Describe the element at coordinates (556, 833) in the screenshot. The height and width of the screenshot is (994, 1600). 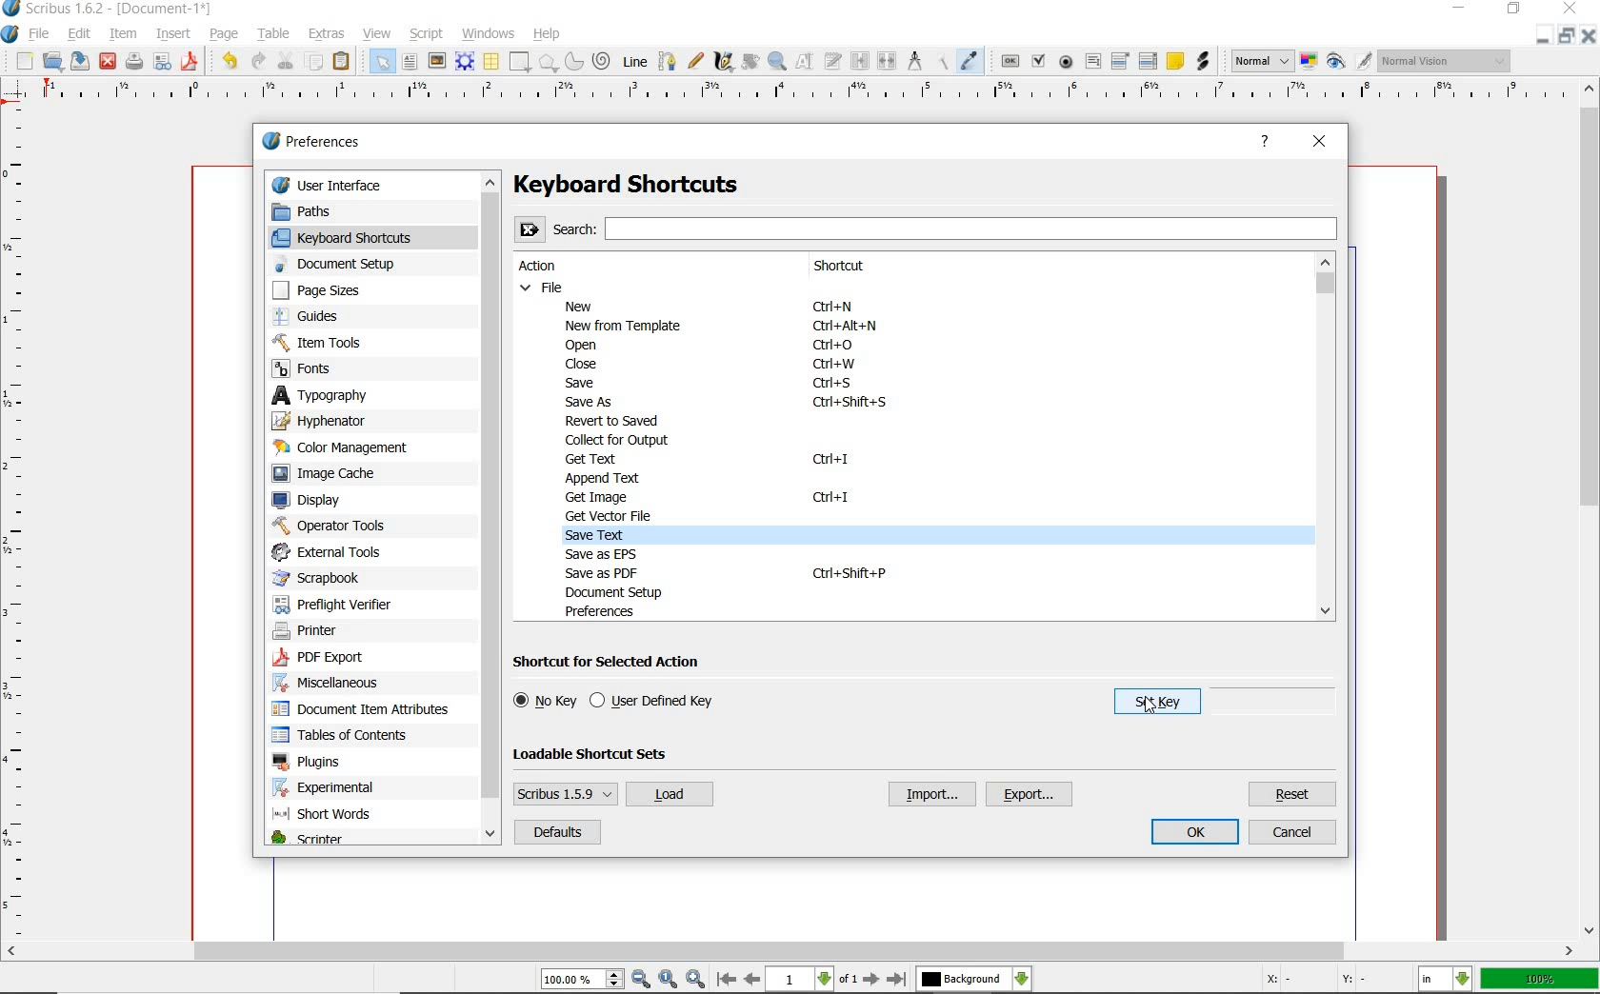
I see `default` at that location.